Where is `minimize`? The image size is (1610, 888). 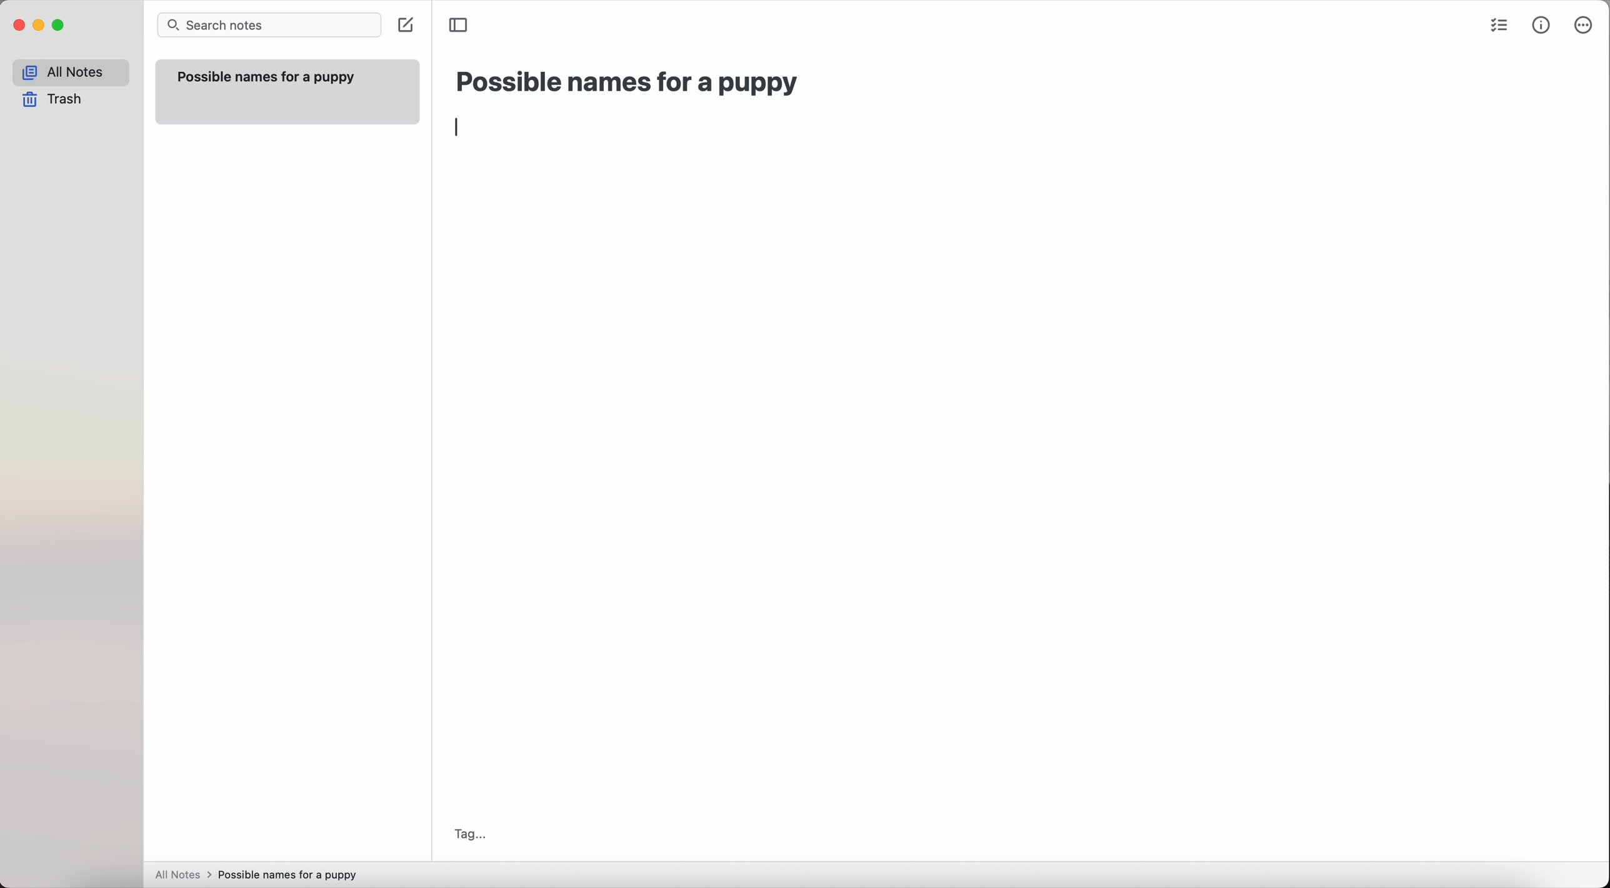
minimize is located at coordinates (39, 26).